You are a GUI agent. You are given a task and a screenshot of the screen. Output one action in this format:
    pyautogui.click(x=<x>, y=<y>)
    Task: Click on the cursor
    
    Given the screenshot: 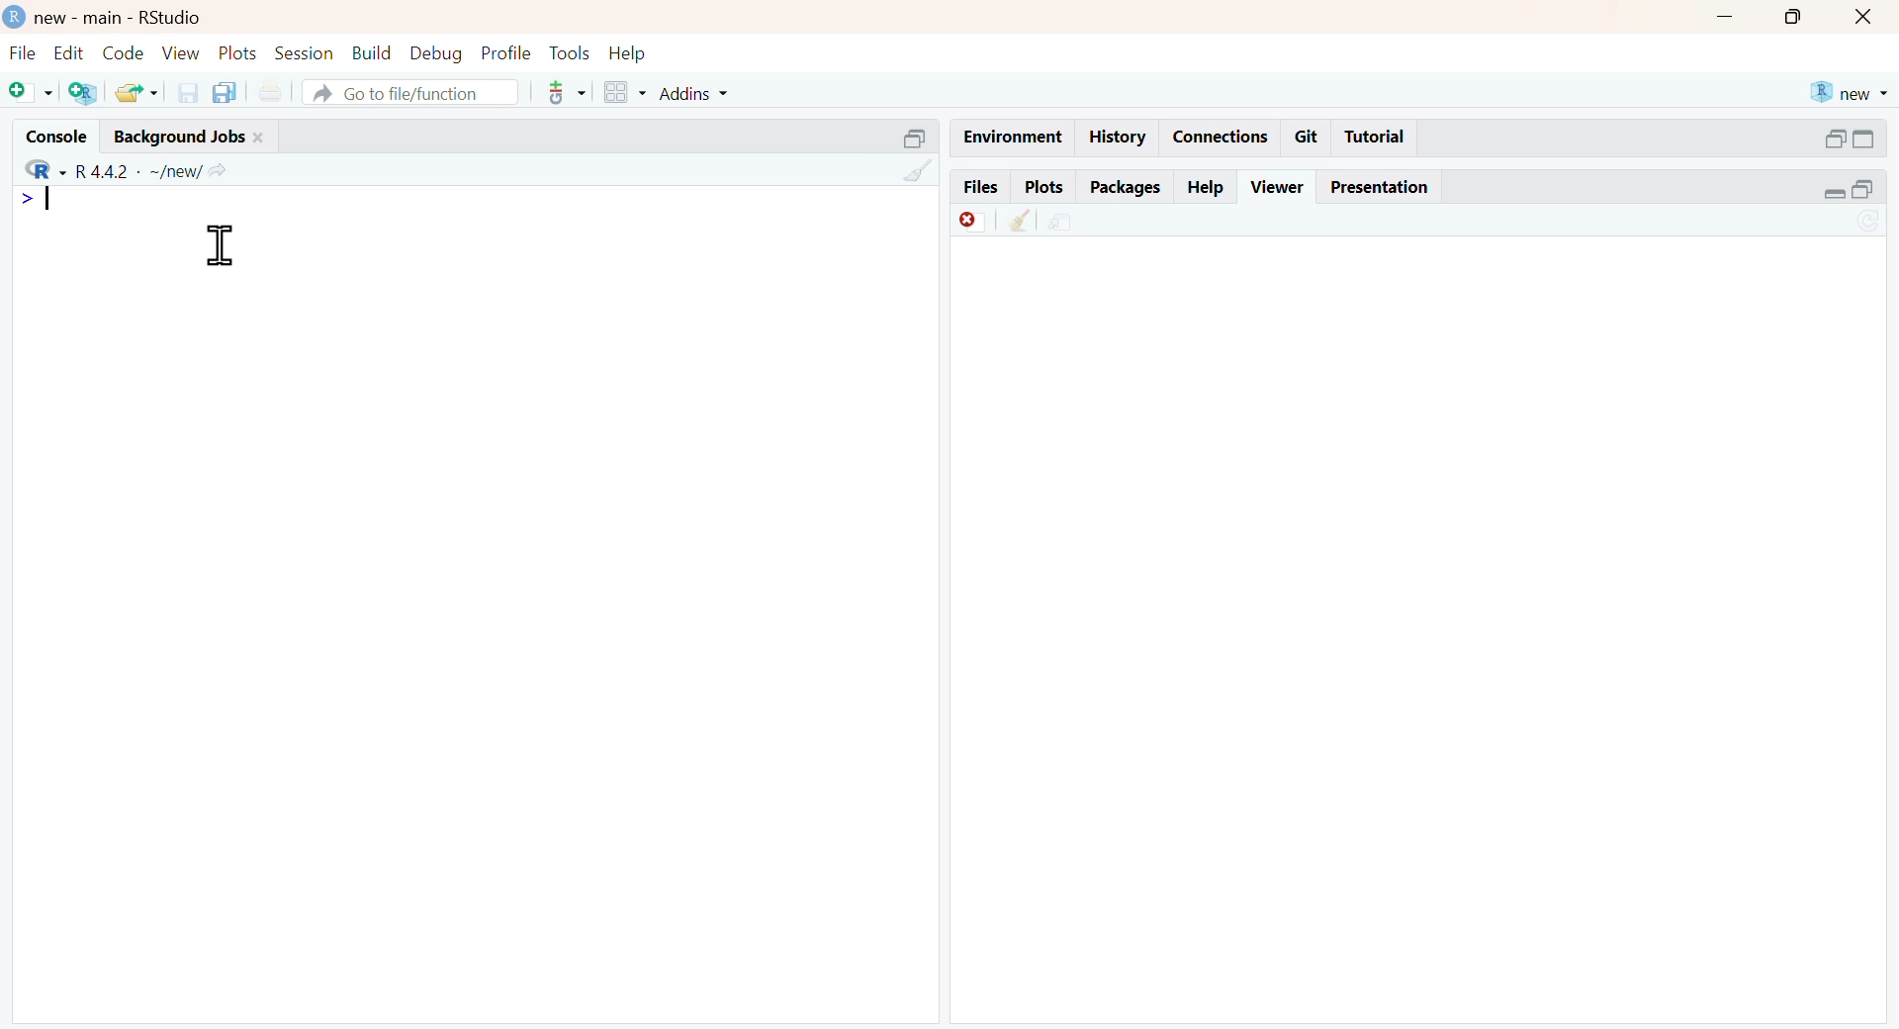 What is the action you would take?
    pyautogui.click(x=222, y=243)
    